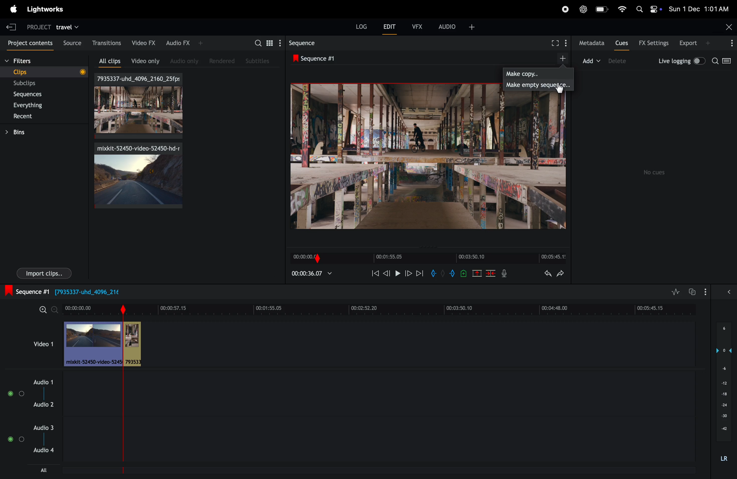 The height and width of the screenshot is (479, 737). I want to click on sequence, so click(308, 43).